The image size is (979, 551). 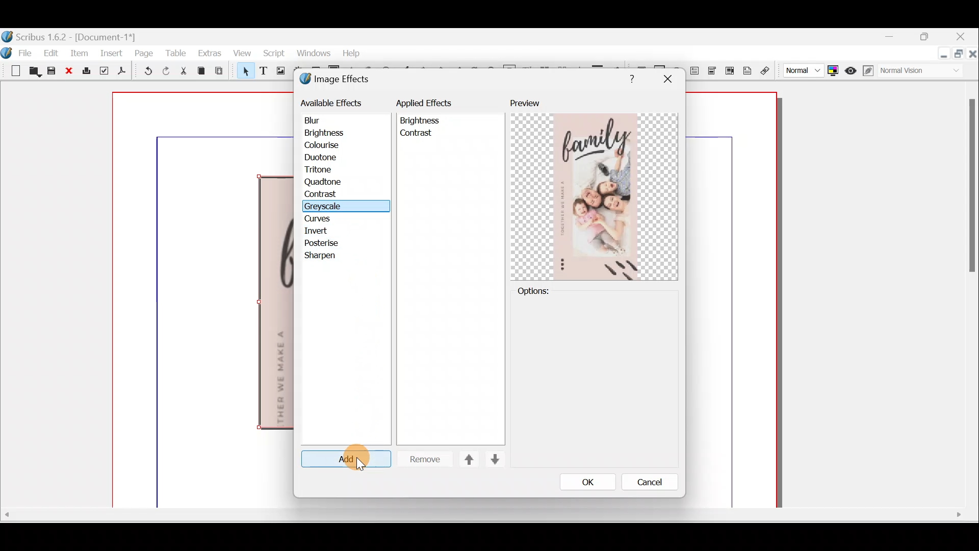 I want to click on Undo, so click(x=143, y=71).